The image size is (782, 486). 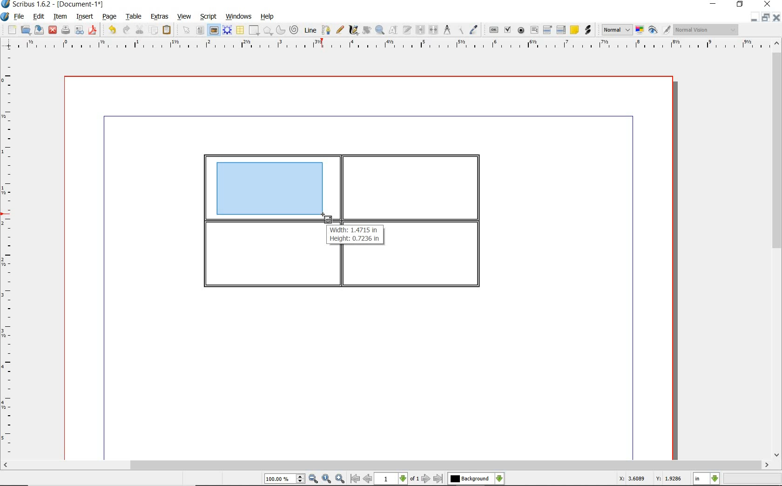 What do you see at coordinates (295, 30) in the screenshot?
I see `spiral` at bounding box center [295, 30].